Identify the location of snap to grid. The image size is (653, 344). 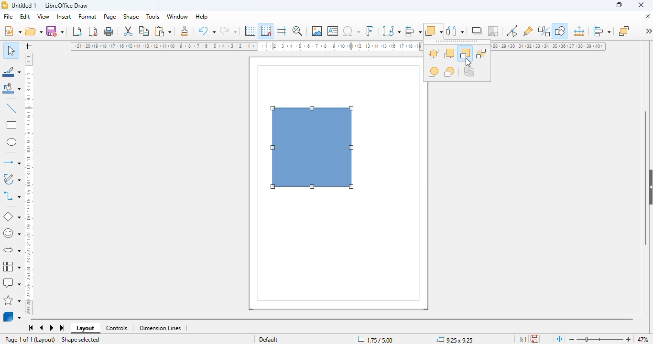
(266, 31).